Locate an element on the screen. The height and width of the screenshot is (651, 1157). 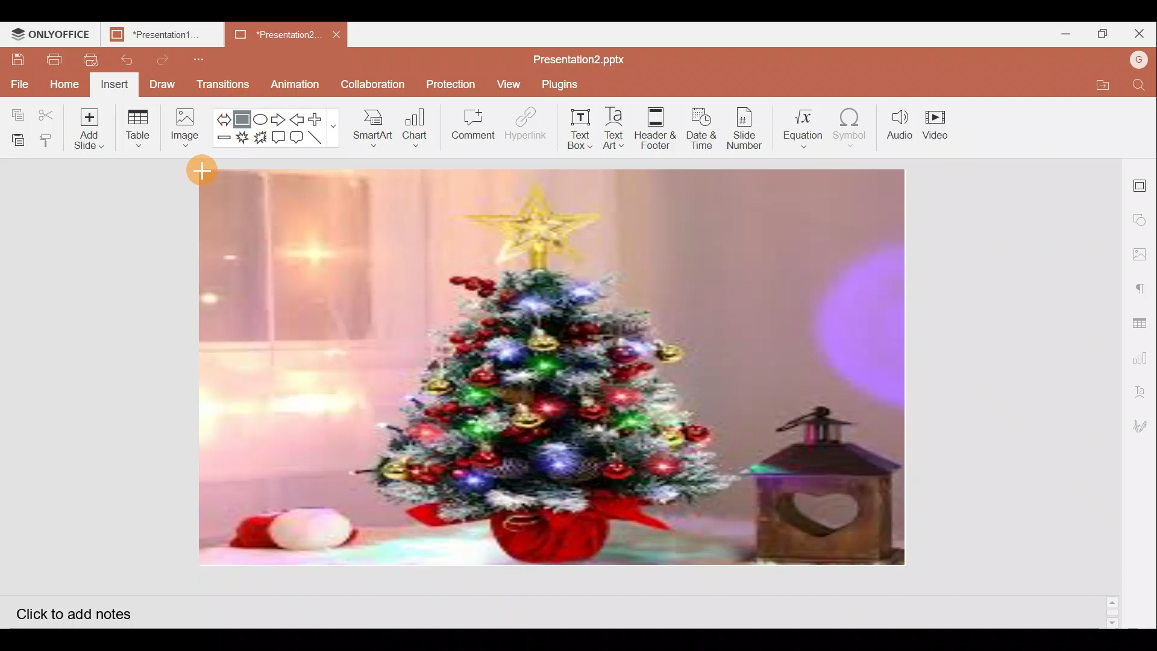
Paste is located at coordinates (17, 137).